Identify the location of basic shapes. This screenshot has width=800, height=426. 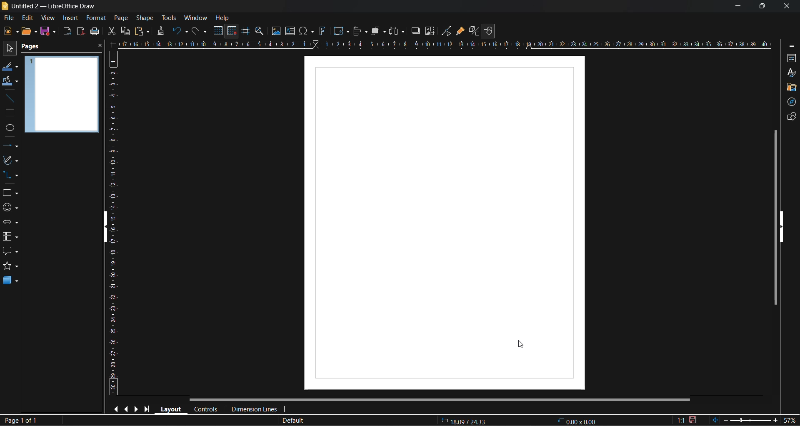
(10, 193).